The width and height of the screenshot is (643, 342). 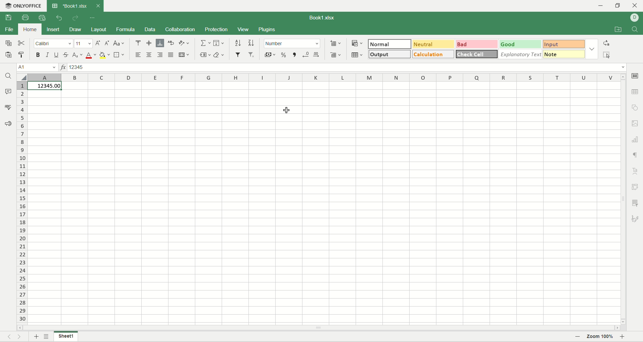 I want to click on bold, so click(x=39, y=55).